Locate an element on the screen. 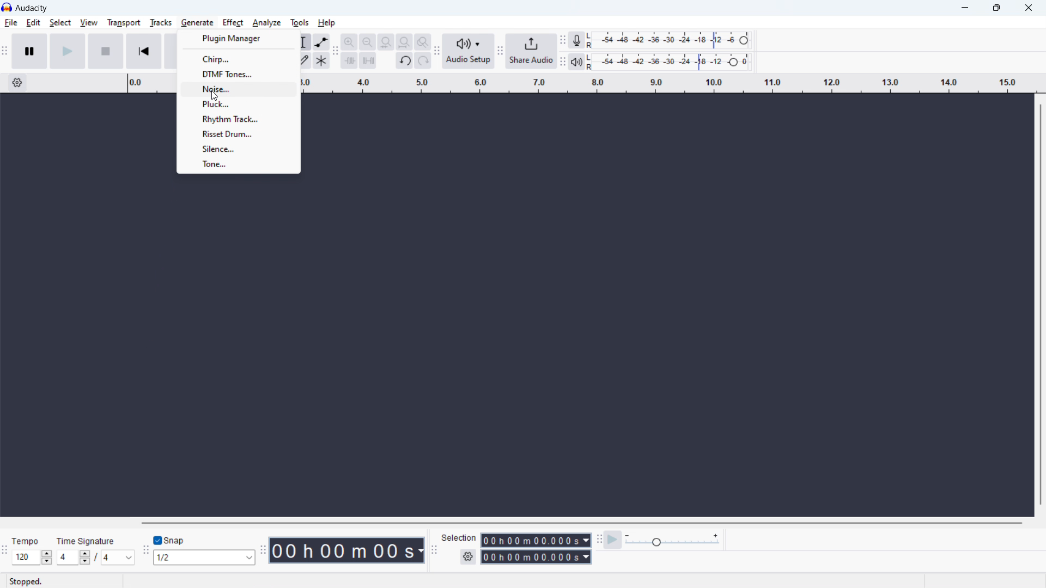 Image resolution: width=1046 pixels, height=588 pixels. share audio is located at coordinates (531, 51).